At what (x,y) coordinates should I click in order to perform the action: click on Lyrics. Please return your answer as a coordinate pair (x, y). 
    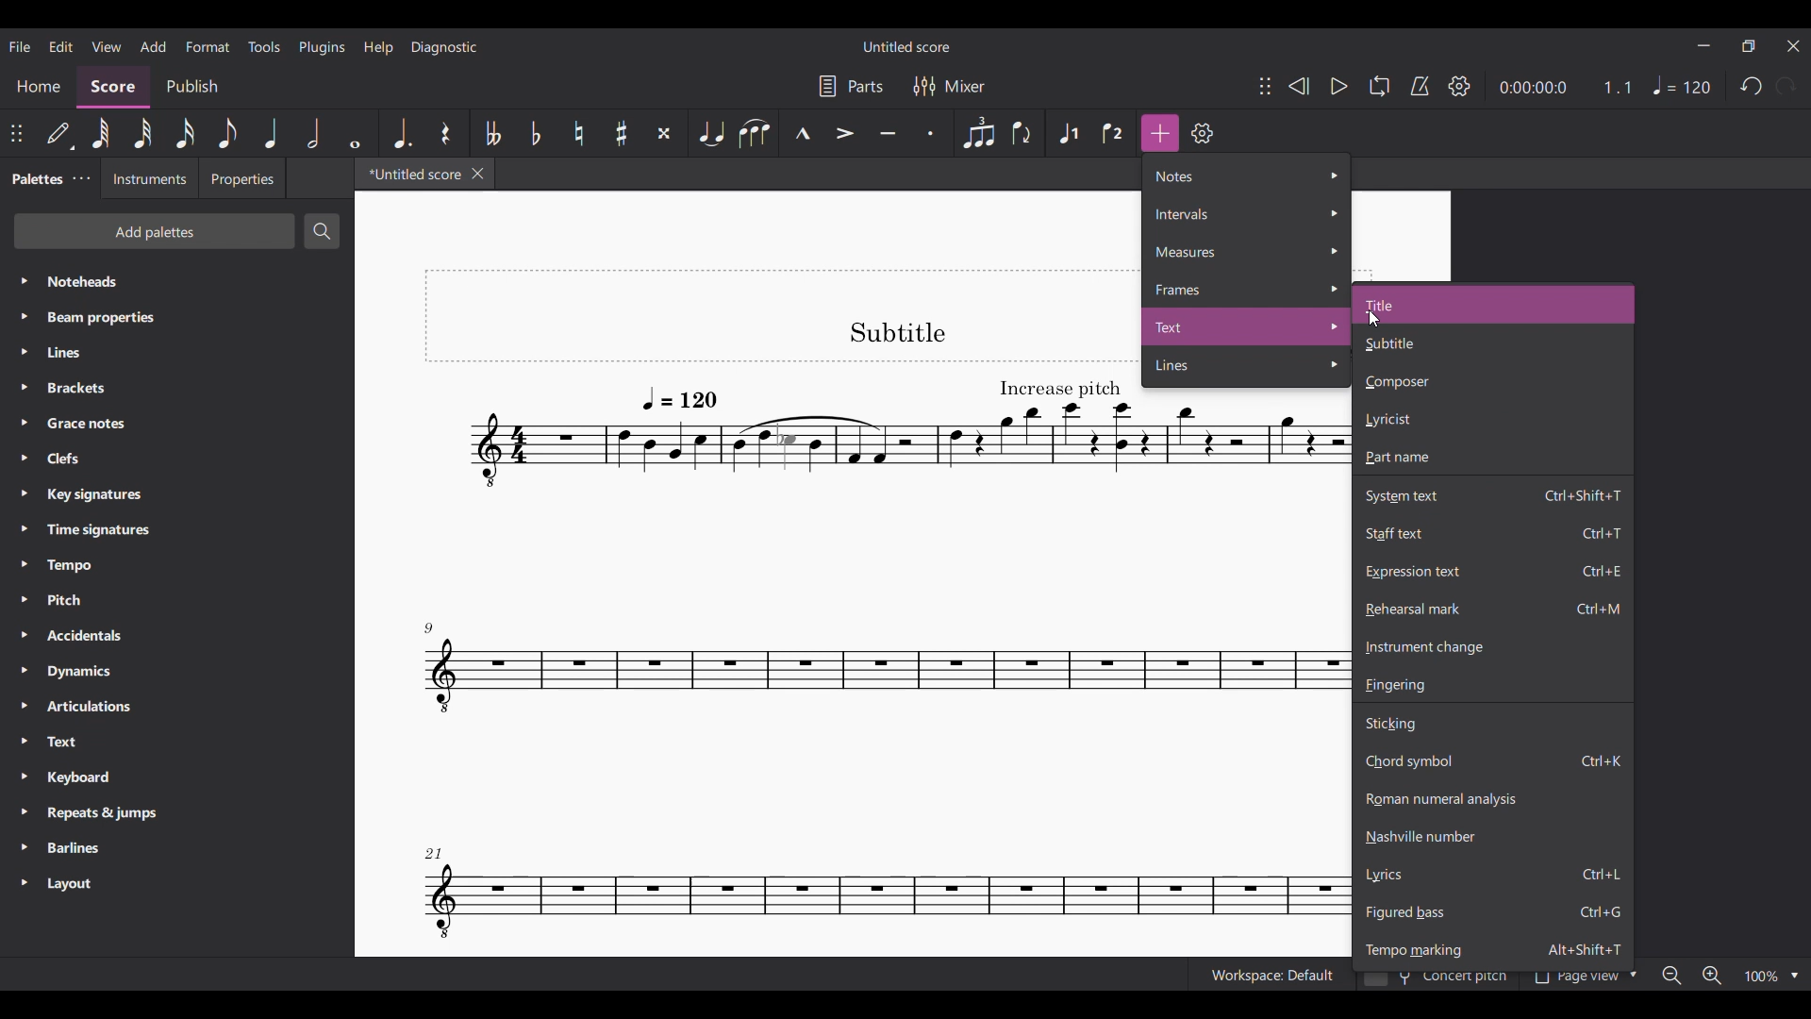
    Looking at the image, I should click on (1492, 874).